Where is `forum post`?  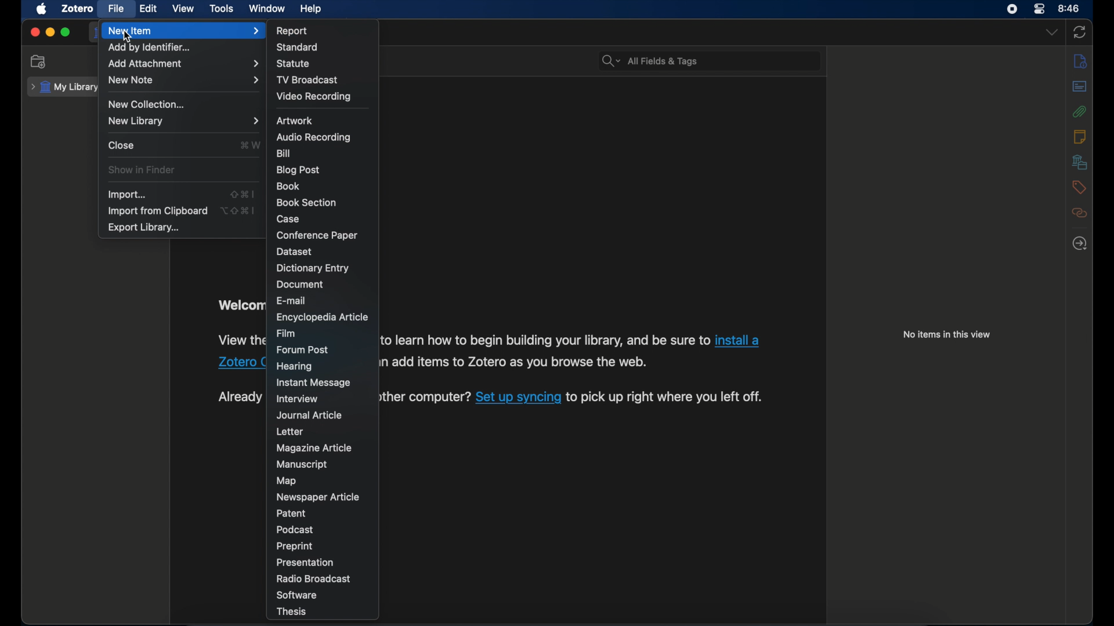 forum post is located at coordinates (303, 350).